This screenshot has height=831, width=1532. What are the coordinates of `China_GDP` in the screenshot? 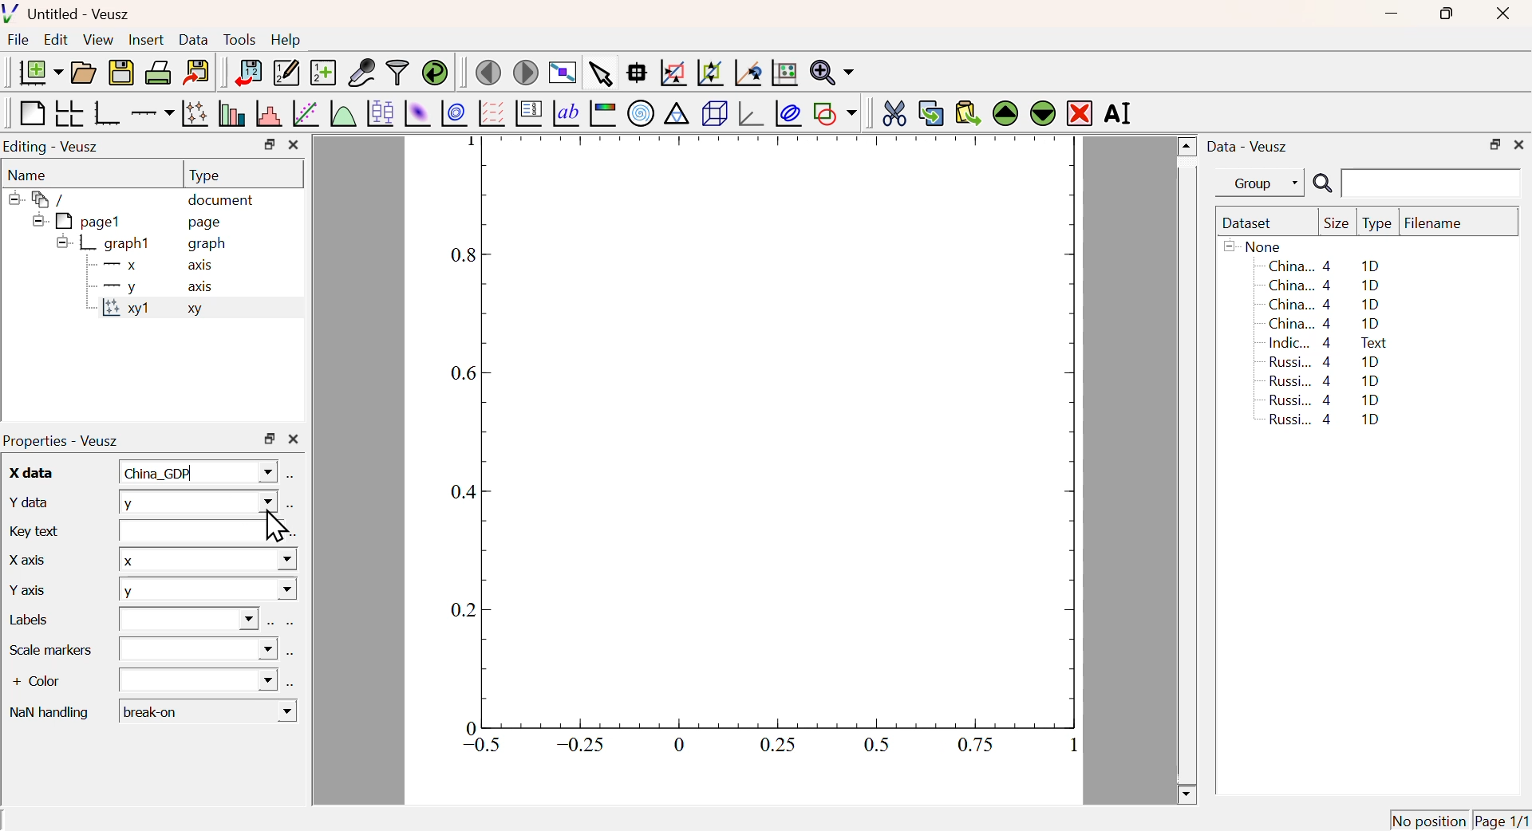 It's located at (195, 471).